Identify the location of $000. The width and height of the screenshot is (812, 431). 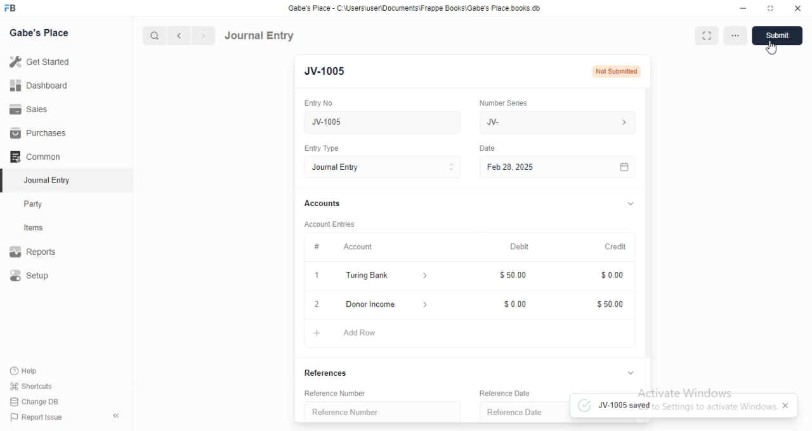
(613, 276).